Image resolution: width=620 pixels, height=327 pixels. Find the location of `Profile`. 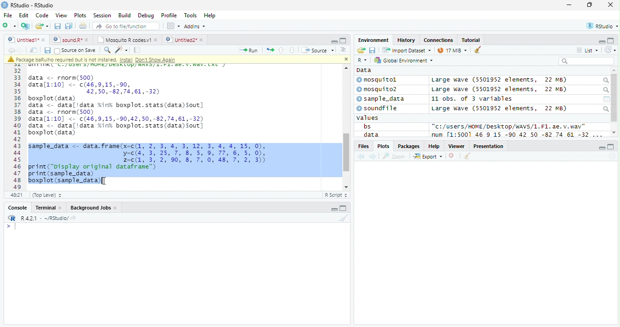

Profile is located at coordinates (169, 15).